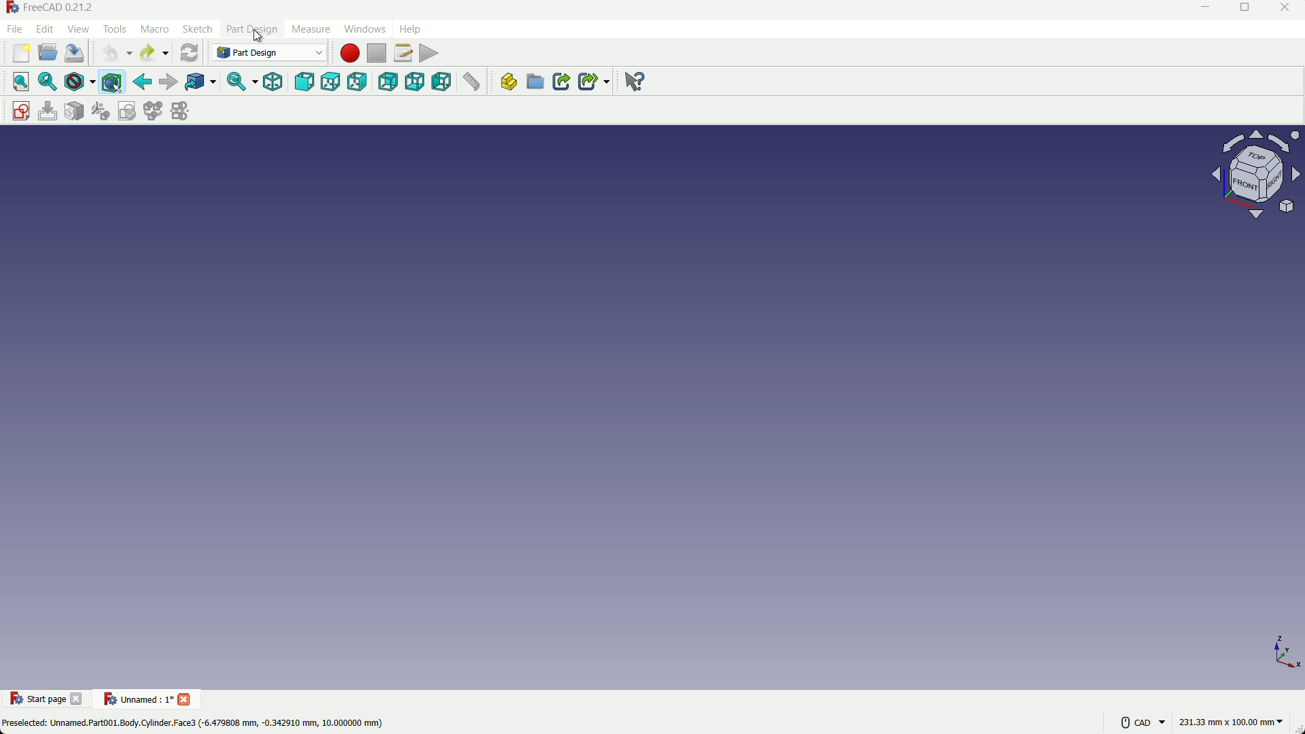 This screenshot has height=734, width=1305. What do you see at coordinates (1131, 720) in the screenshot?
I see `more settings` at bounding box center [1131, 720].